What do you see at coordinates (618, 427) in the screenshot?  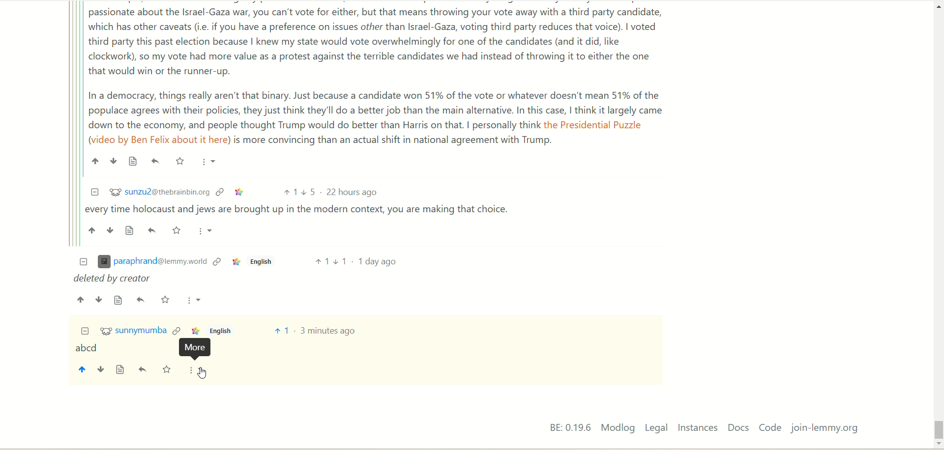 I see `Modlog` at bounding box center [618, 427].